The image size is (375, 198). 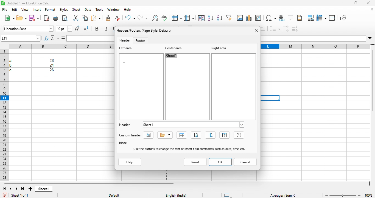 What do you see at coordinates (154, 19) in the screenshot?
I see `spelling` at bounding box center [154, 19].